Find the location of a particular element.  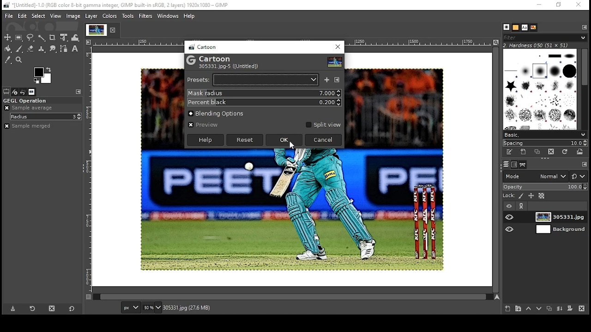

refresh brushes is located at coordinates (566, 152).